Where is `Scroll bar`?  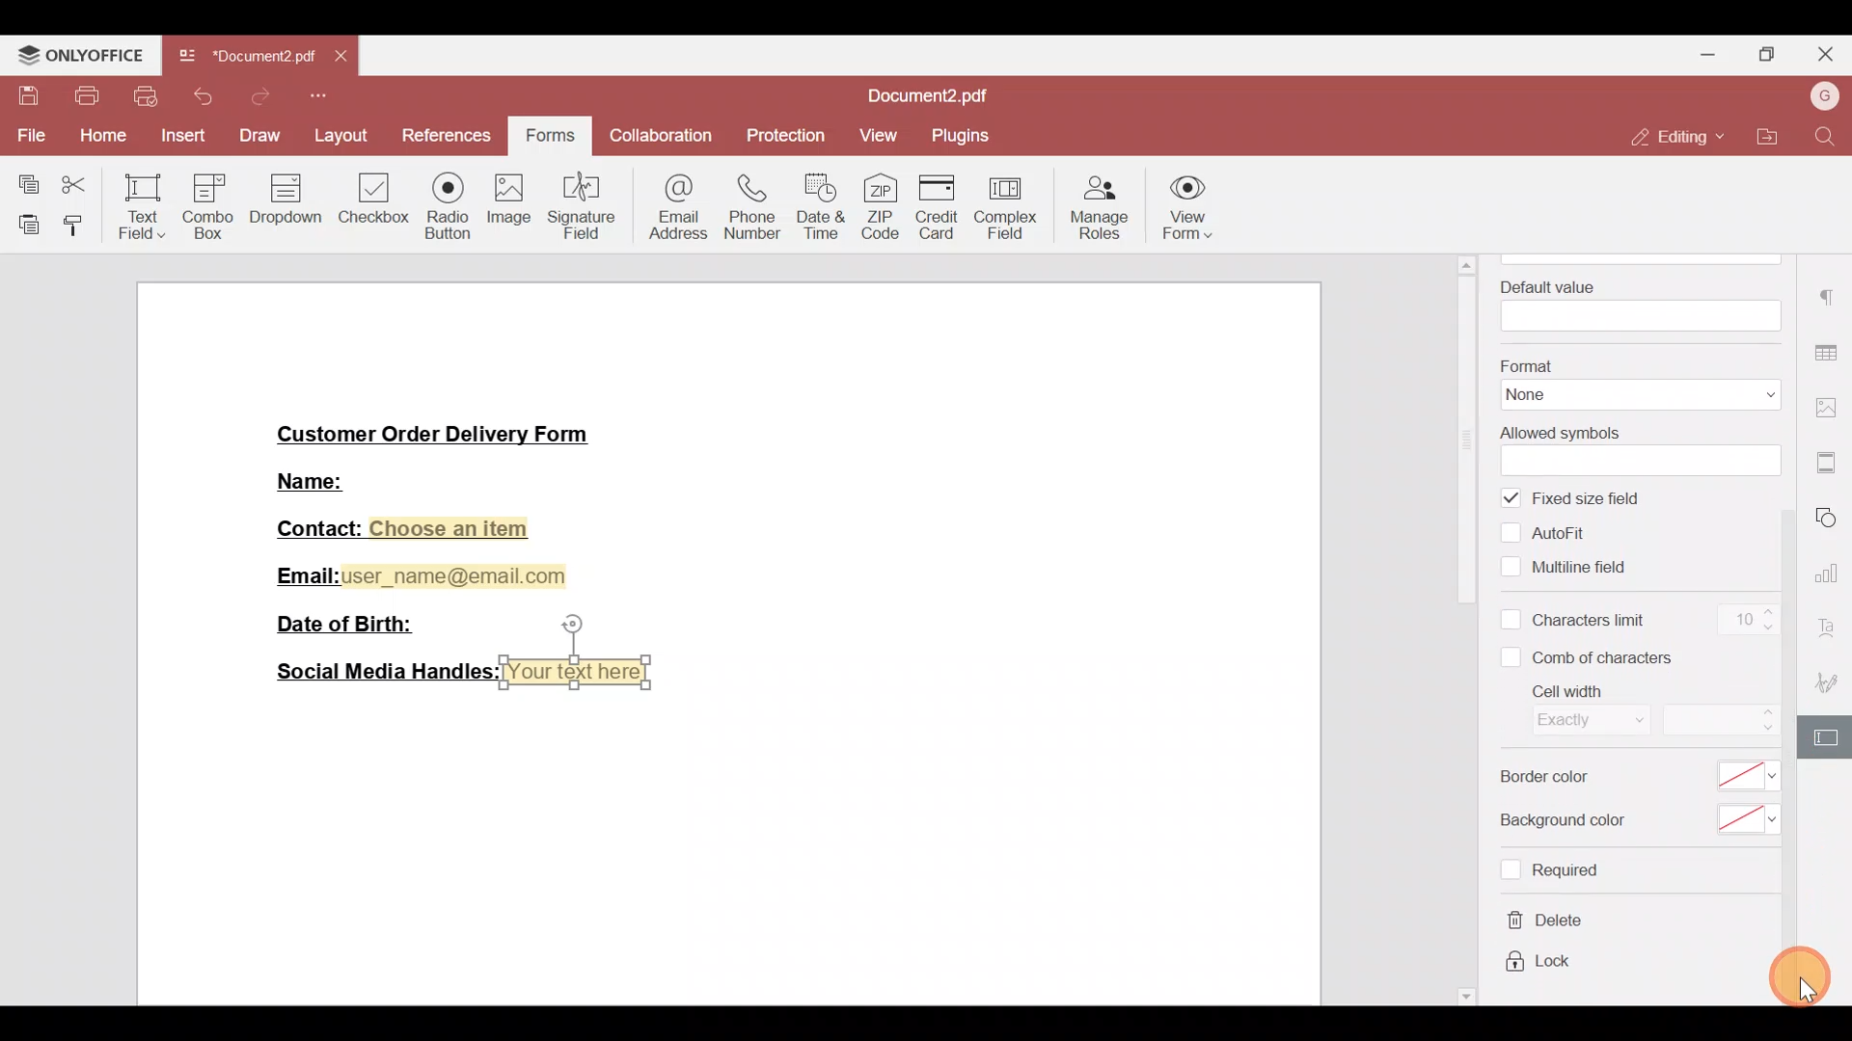 Scroll bar is located at coordinates (1797, 633).